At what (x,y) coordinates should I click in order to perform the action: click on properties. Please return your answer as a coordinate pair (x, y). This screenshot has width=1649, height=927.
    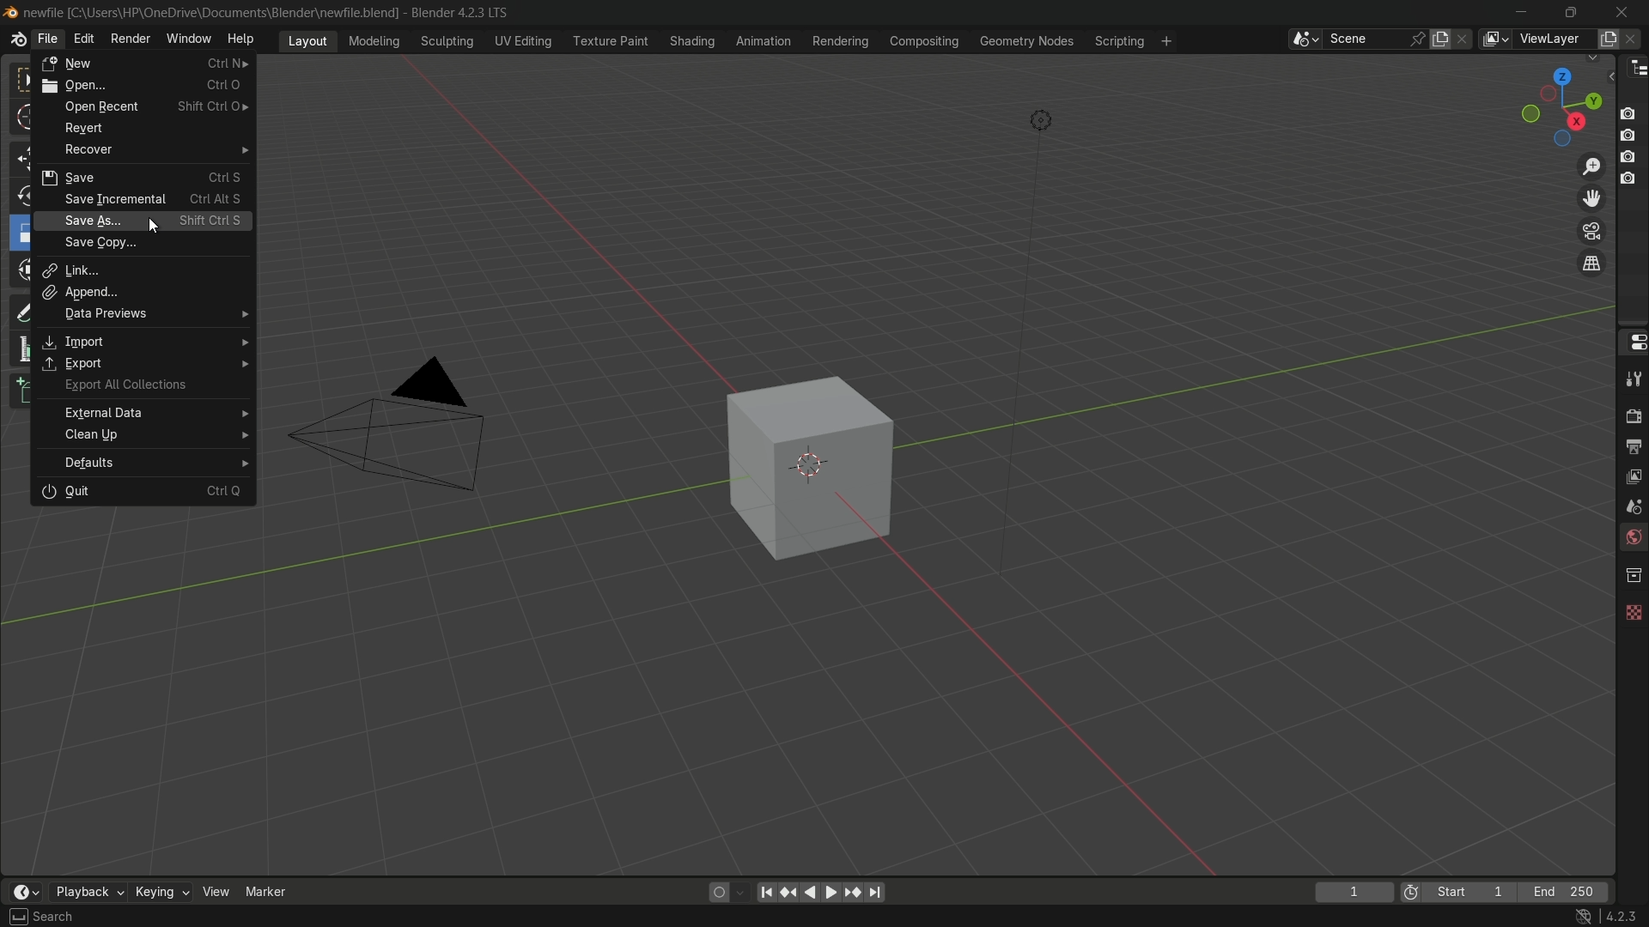
    Looking at the image, I should click on (1632, 341).